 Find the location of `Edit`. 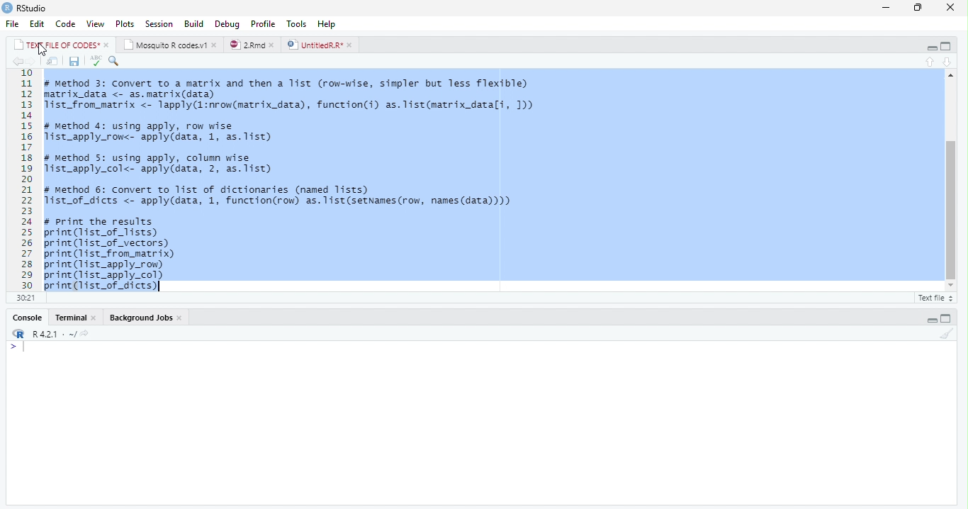

Edit is located at coordinates (38, 23).